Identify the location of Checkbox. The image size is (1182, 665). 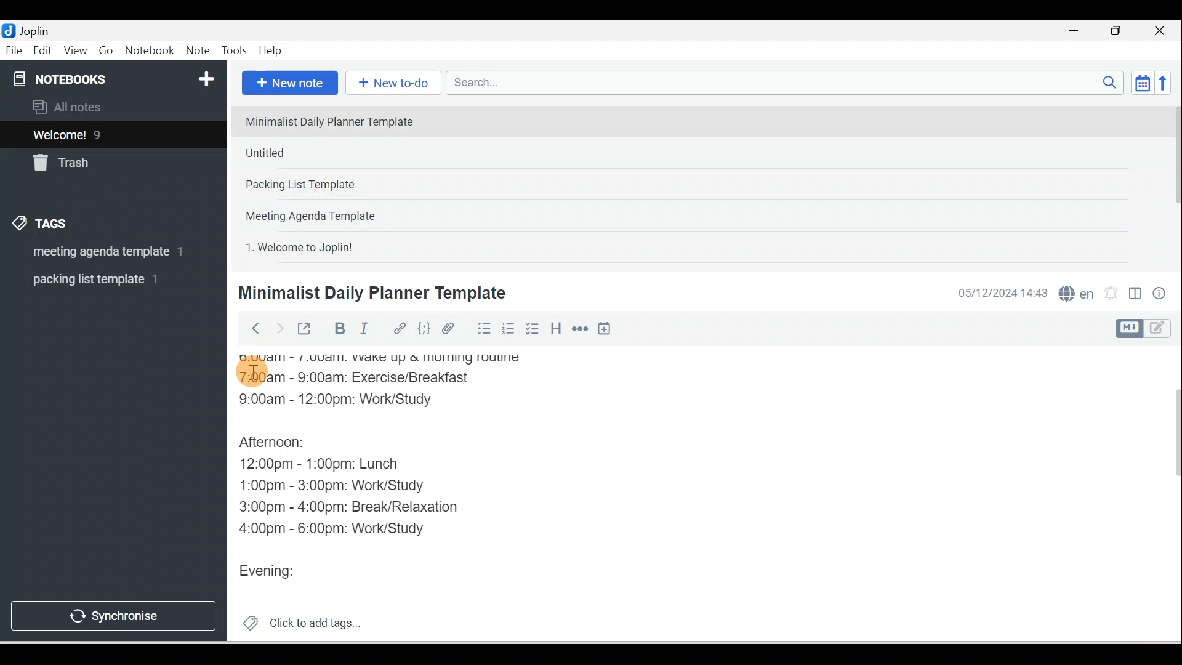
(531, 329).